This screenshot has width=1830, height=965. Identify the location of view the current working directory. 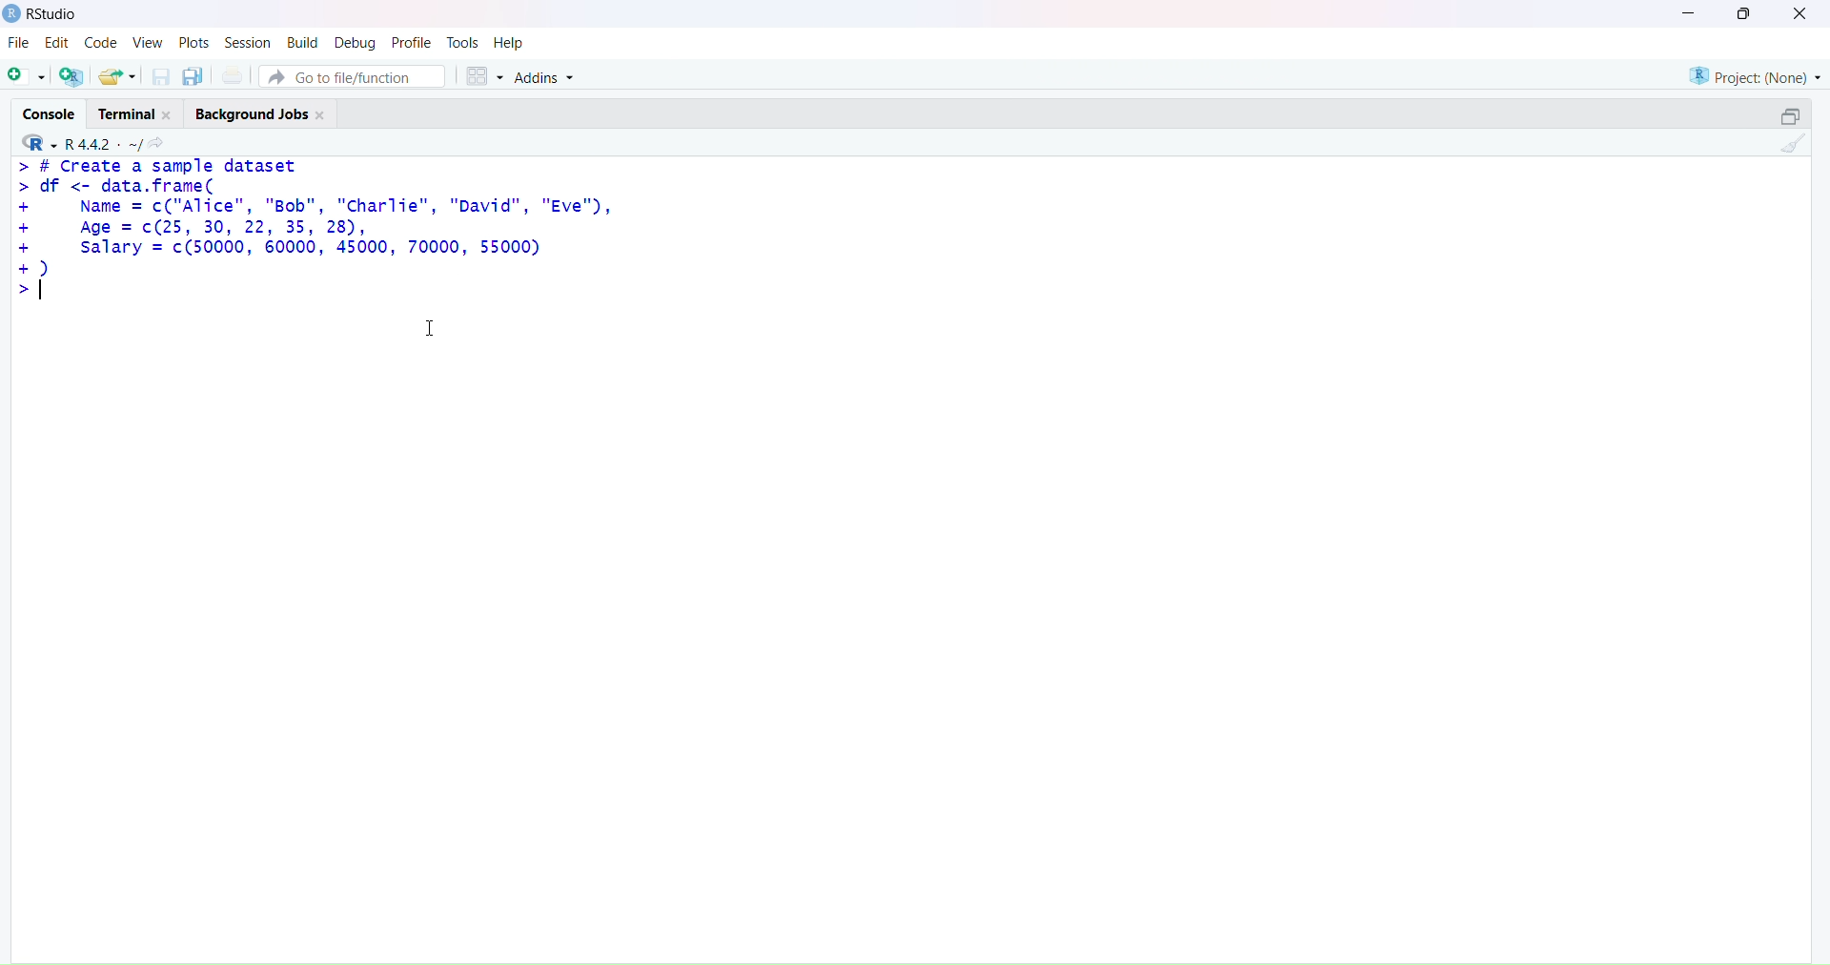
(158, 145).